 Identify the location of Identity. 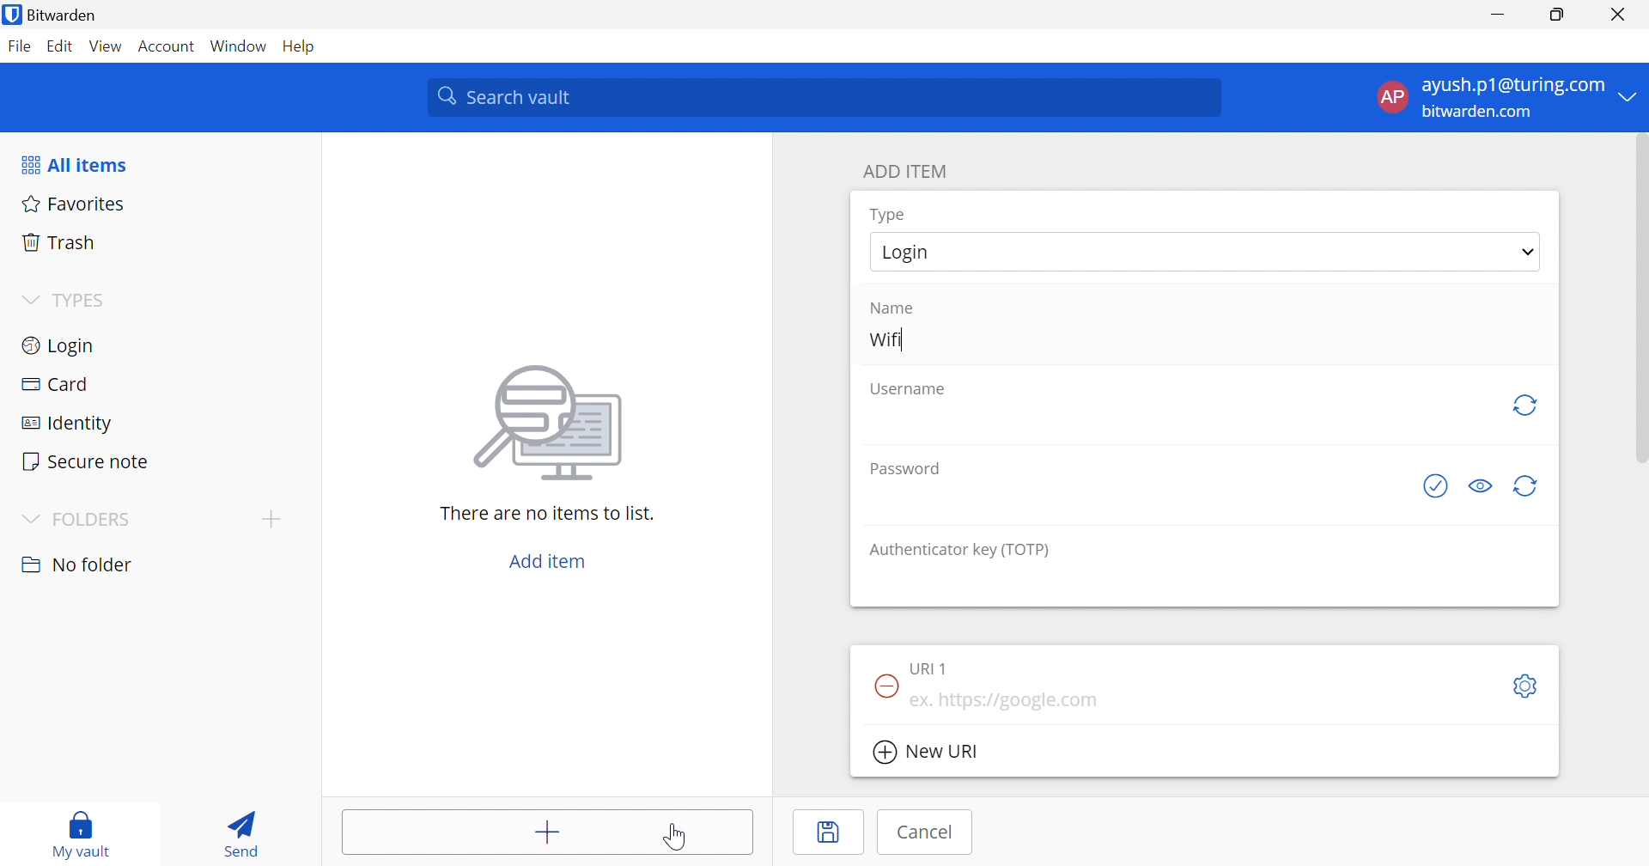
(70, 424).